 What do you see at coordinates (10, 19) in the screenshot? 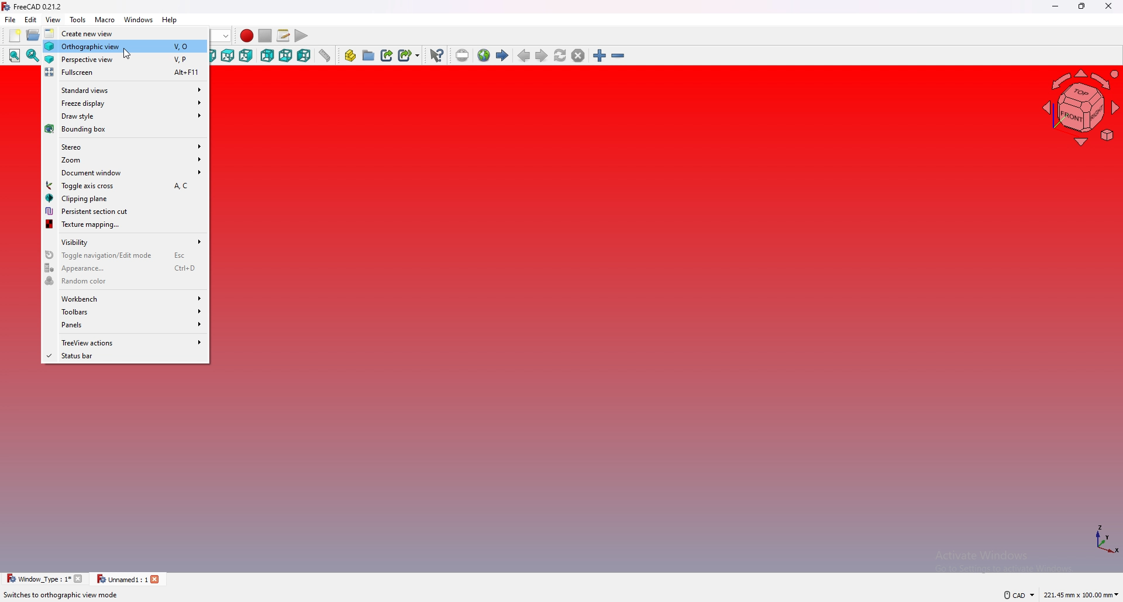
I see `file` at bounding box center [10, 19].